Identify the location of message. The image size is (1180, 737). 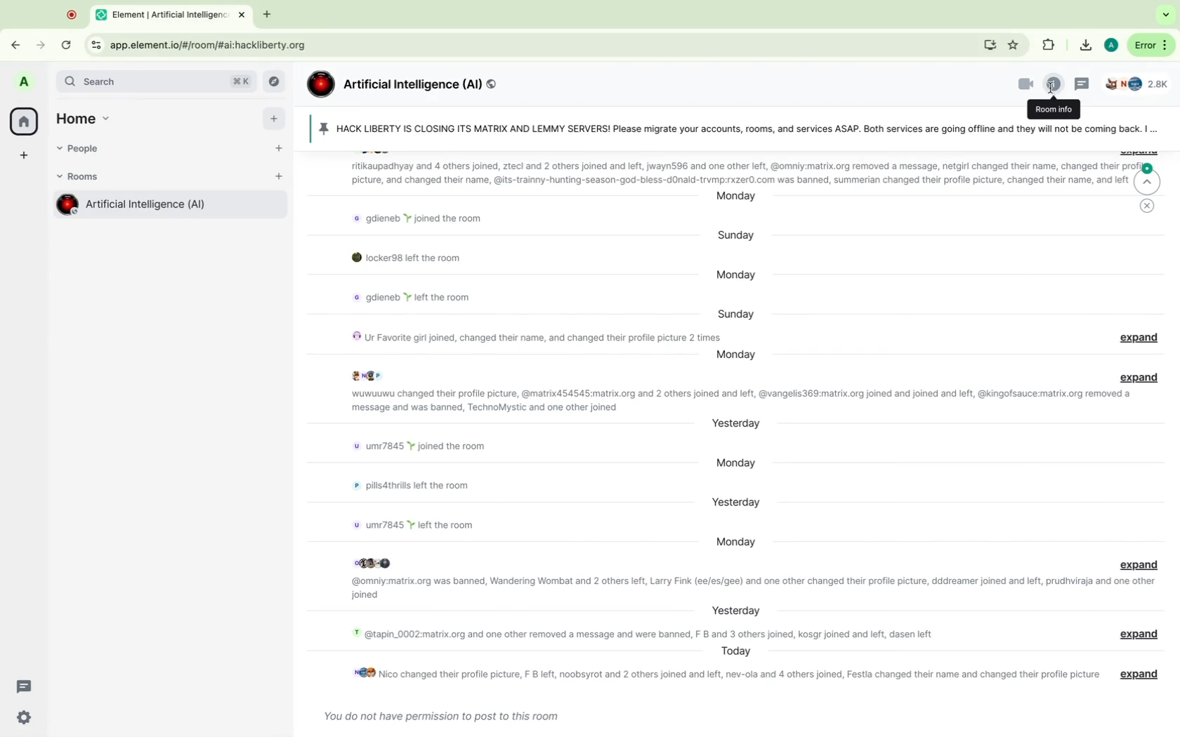
(721, 674).